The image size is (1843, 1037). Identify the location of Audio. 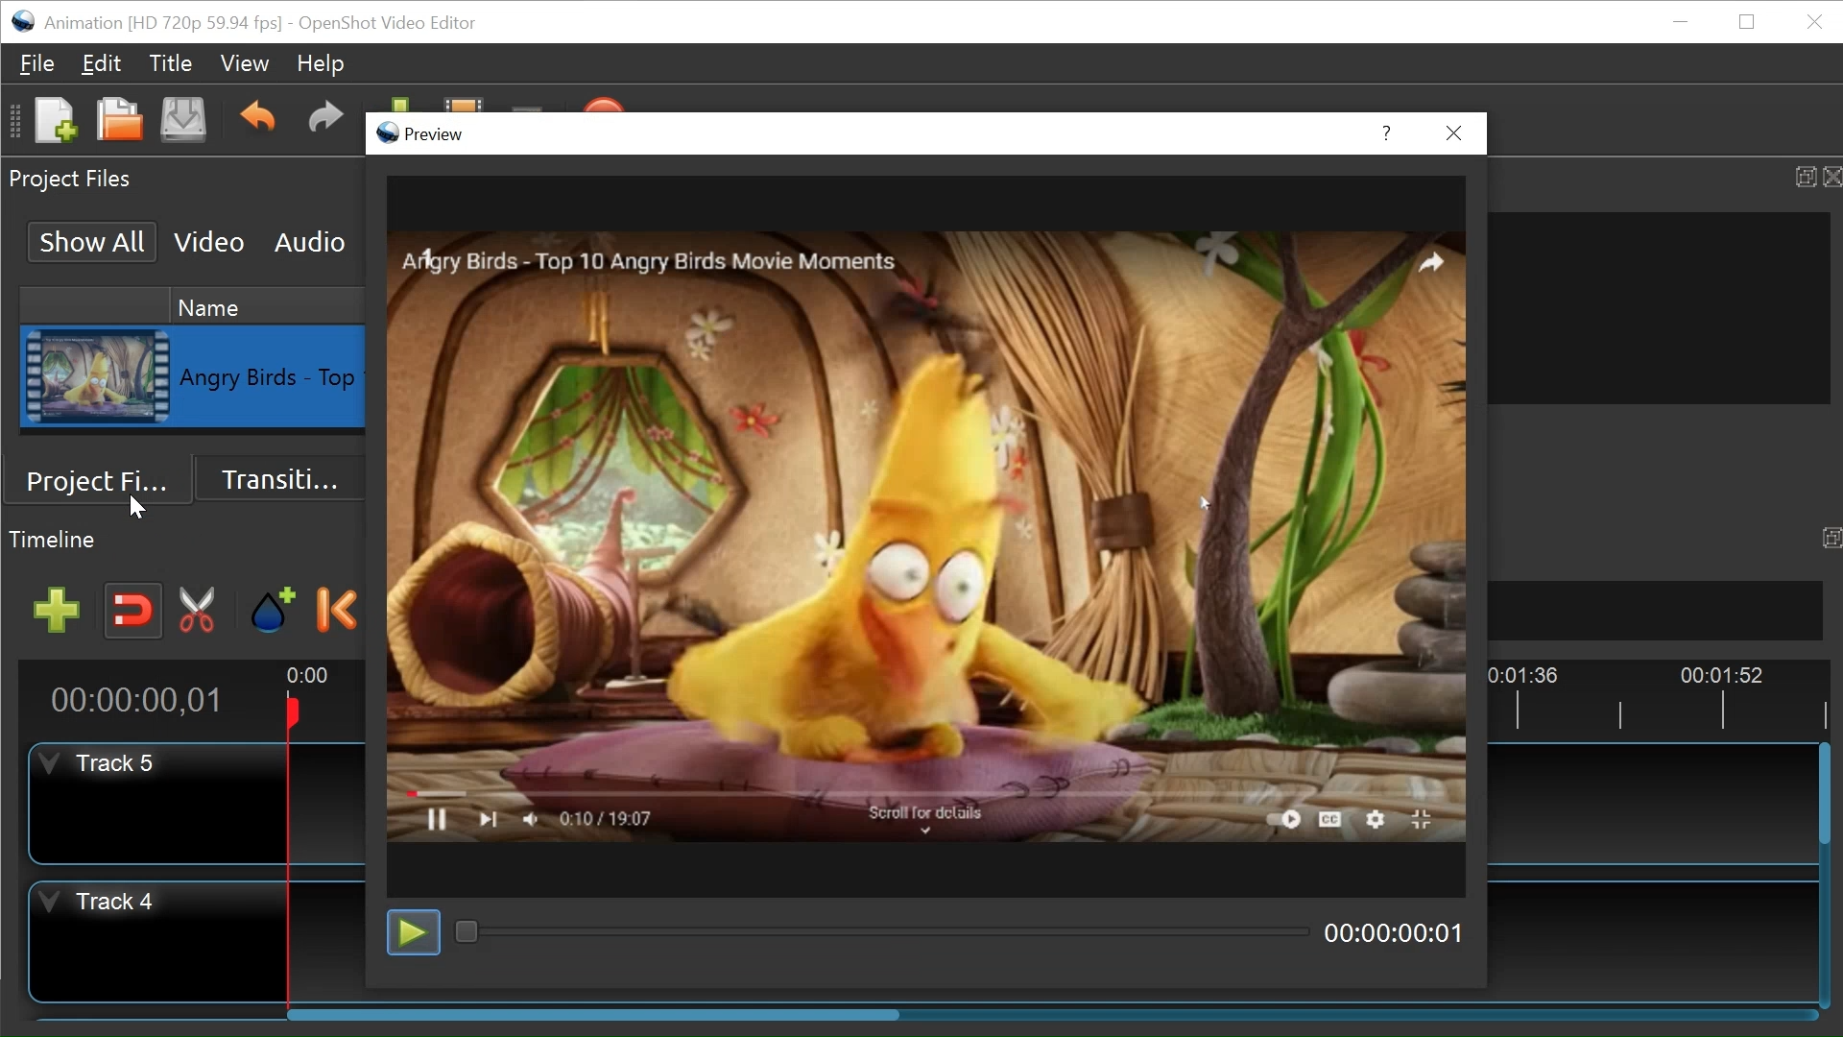
(309, 243).